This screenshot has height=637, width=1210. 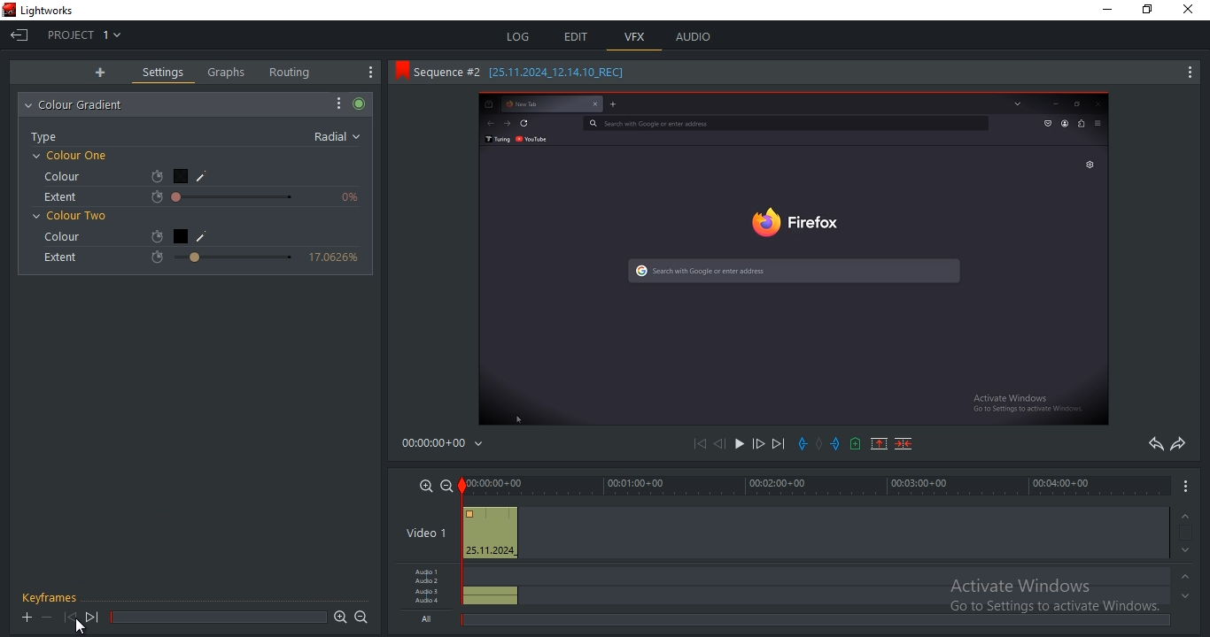 I want to click on nudge one frame back, so click(x=717, y=443).